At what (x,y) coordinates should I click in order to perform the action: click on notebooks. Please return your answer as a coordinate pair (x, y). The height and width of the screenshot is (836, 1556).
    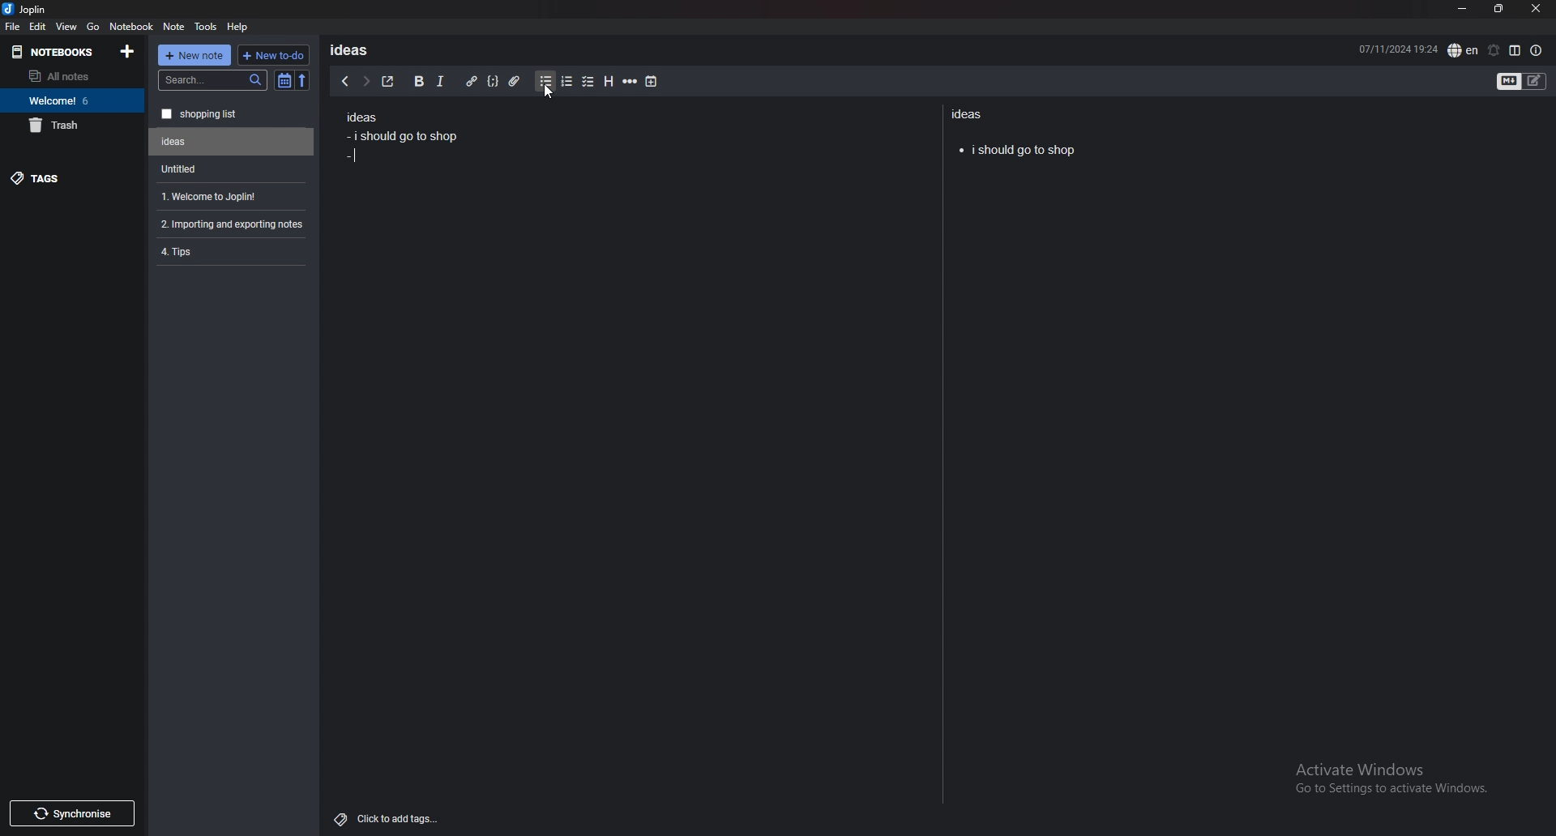
    Looking at the image, I should click on (58, 51).